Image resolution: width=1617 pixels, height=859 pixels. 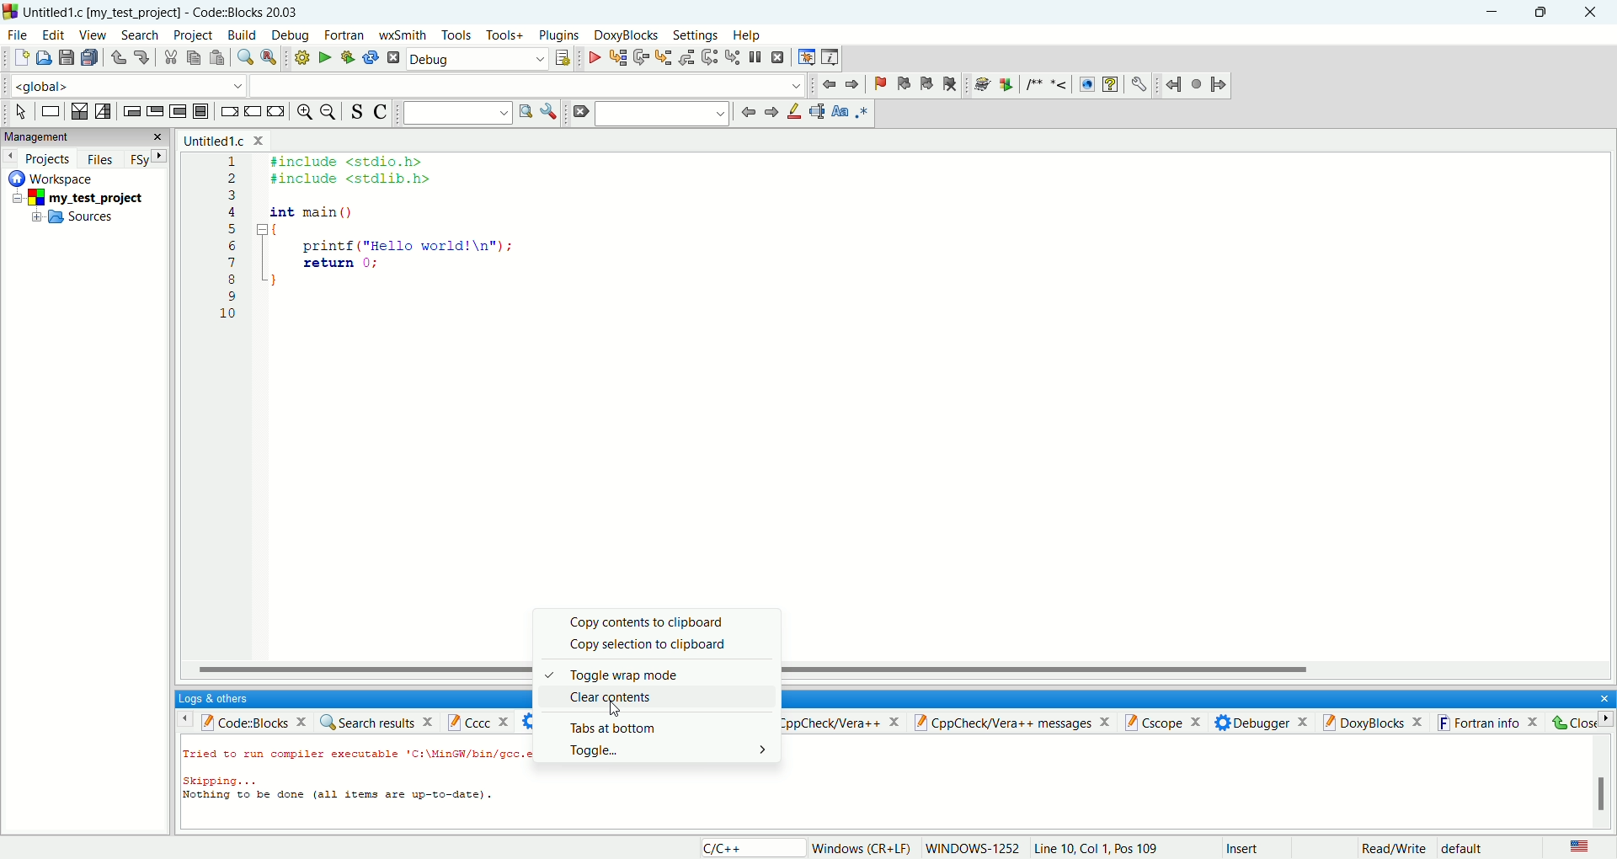 I want to click on location, so click(x=193, y=848).